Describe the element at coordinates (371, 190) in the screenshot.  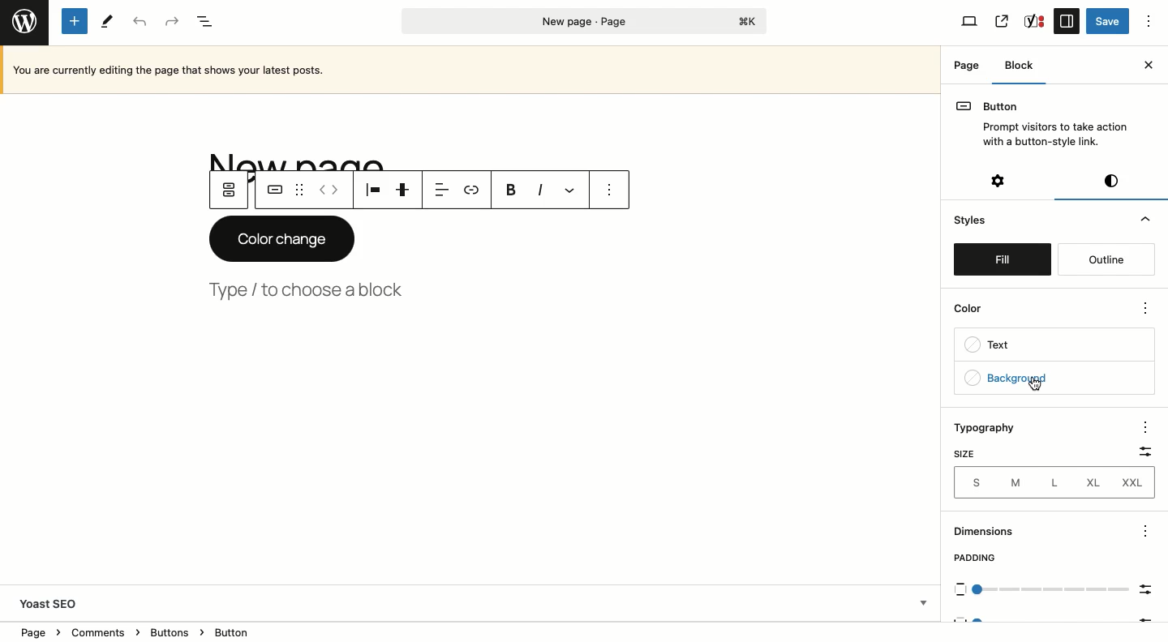
I see `Align` at that location.